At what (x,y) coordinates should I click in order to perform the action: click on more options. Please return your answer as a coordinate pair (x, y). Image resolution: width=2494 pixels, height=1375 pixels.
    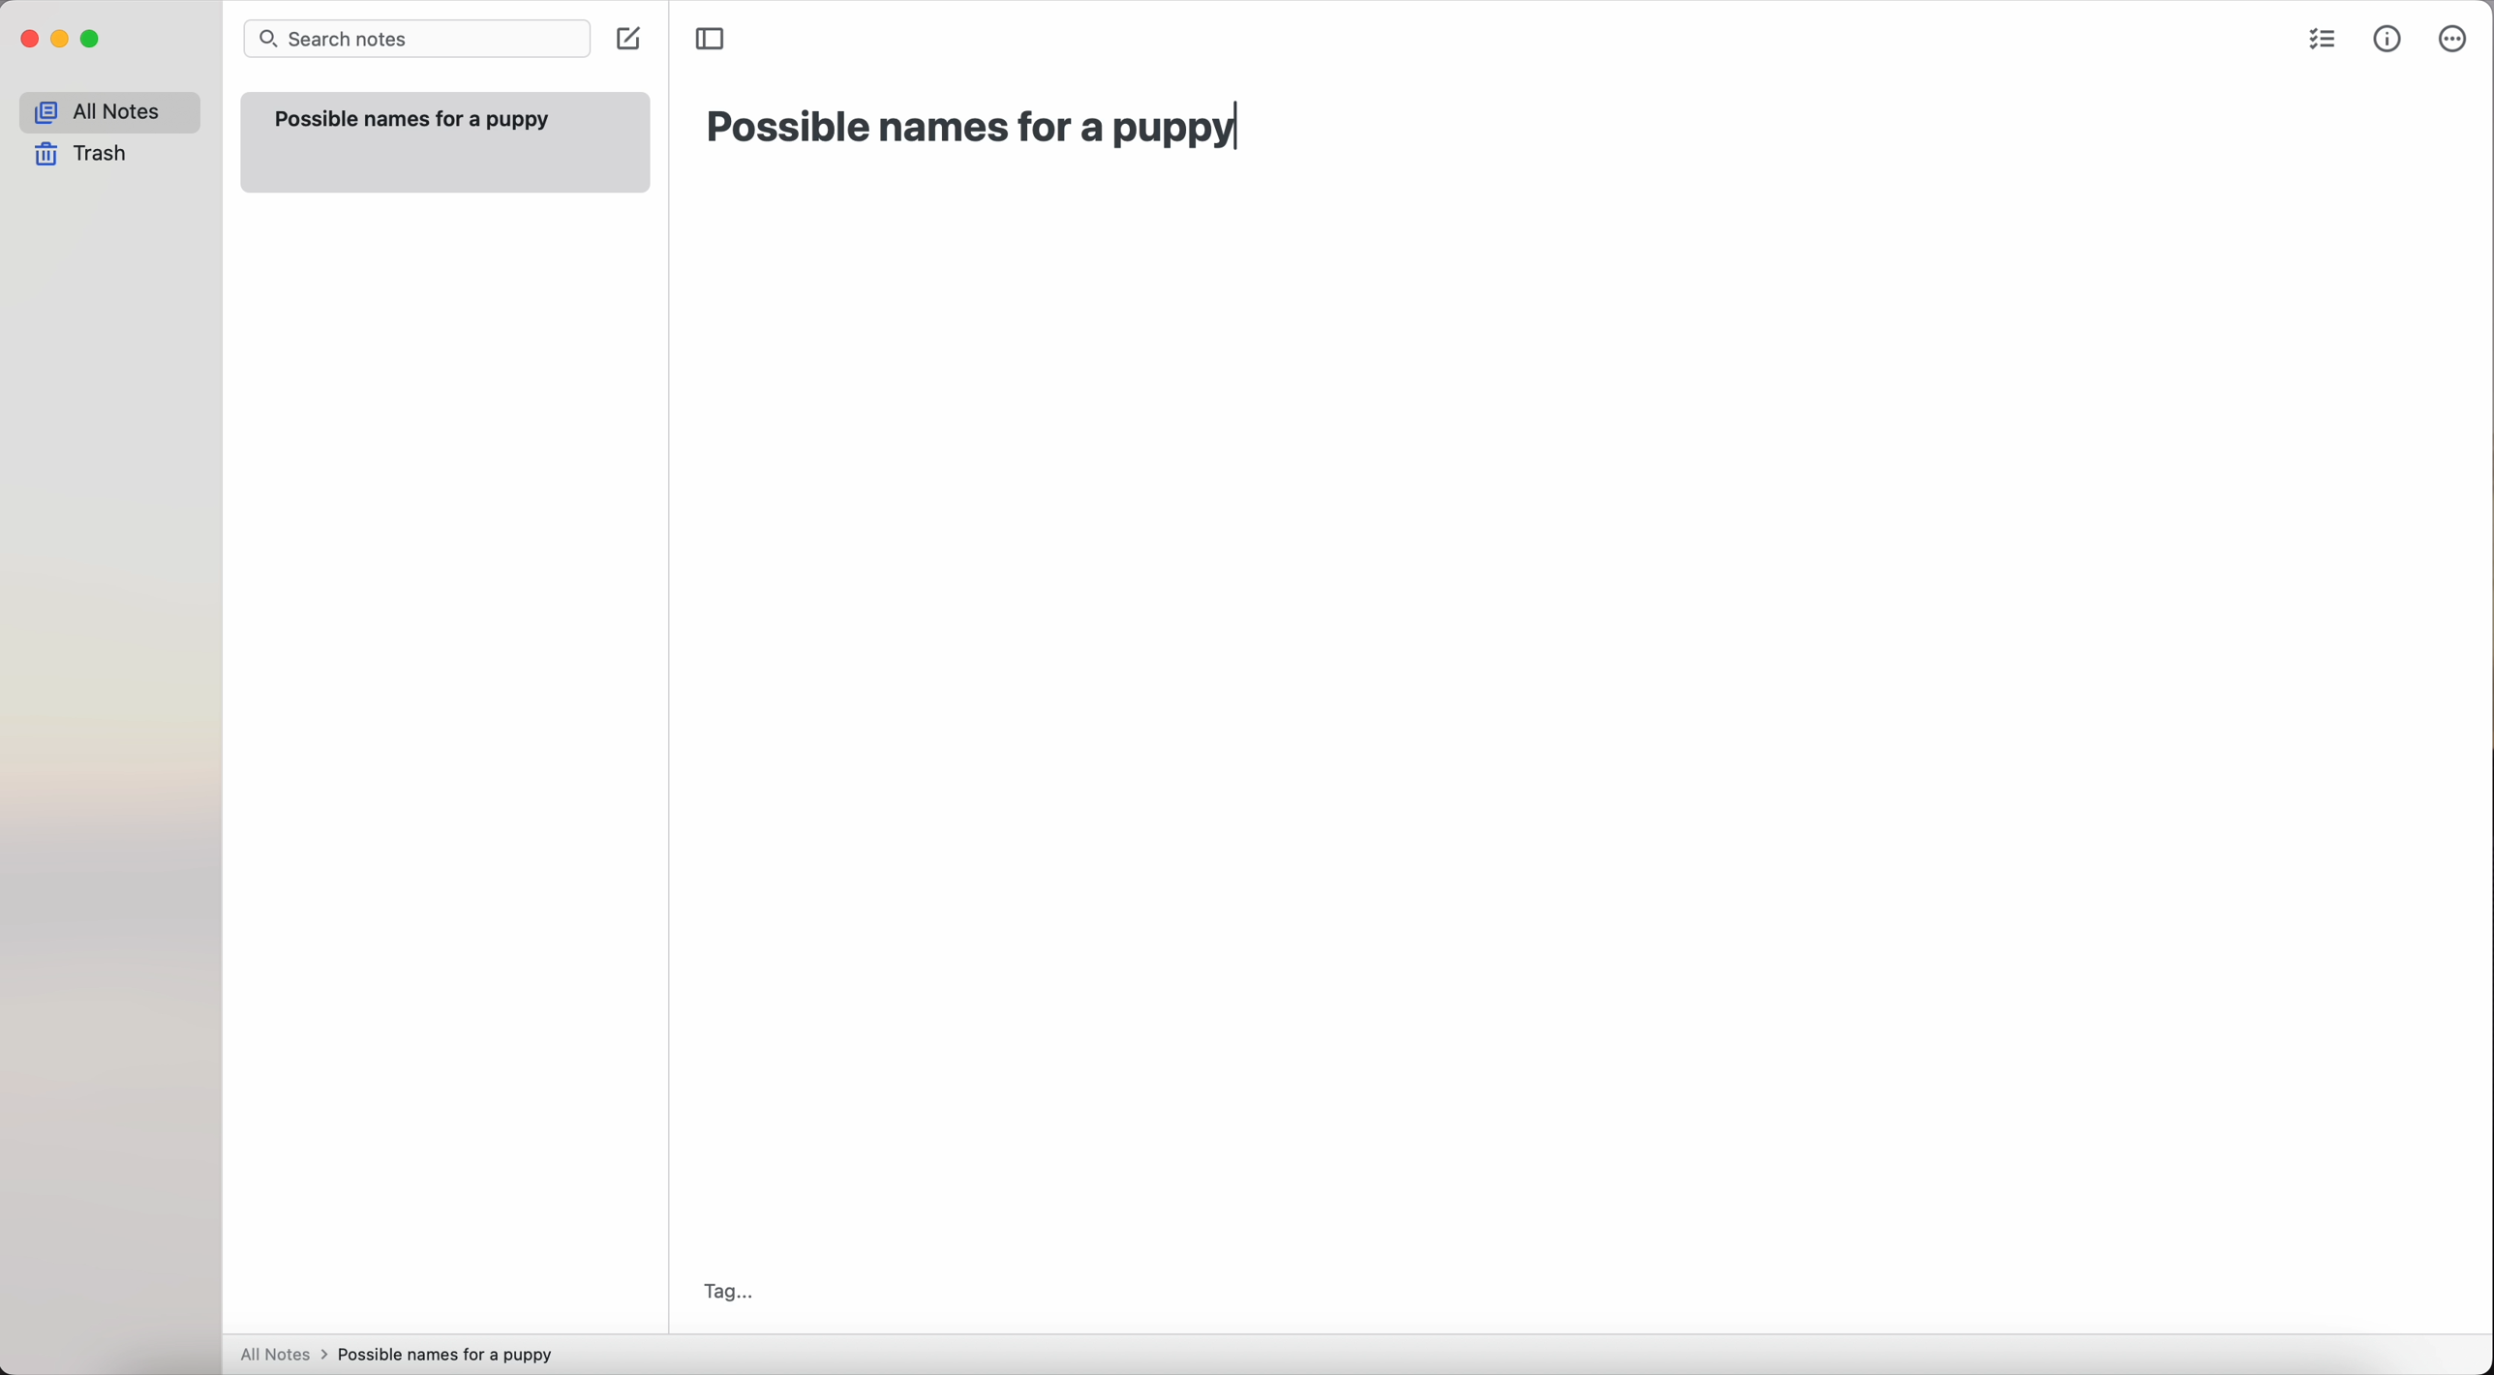
    Looking at the image, I should click on (2455, 41).